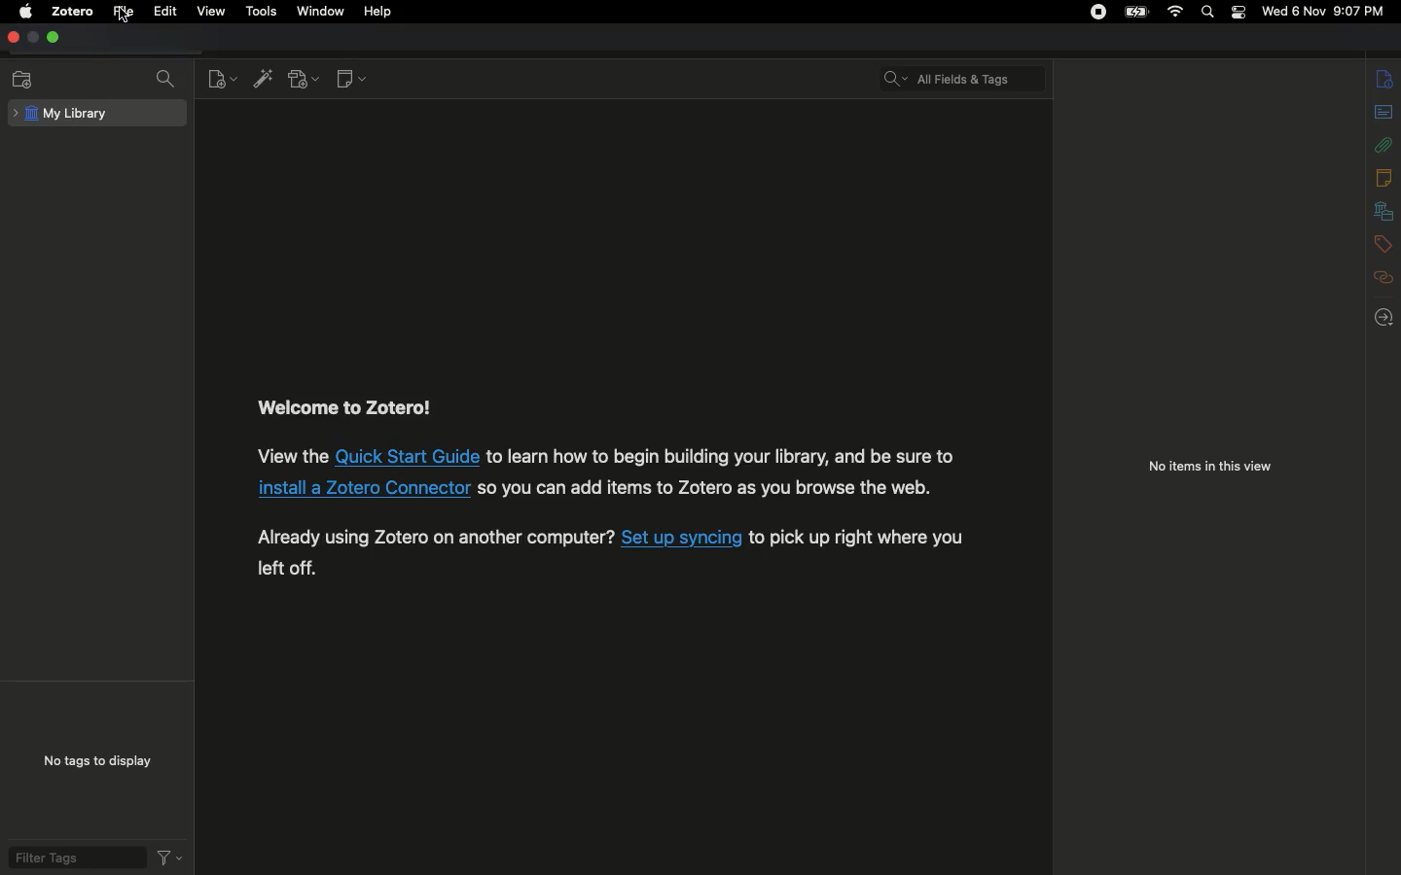  What do you see at coordinates (54, 39) in the screenshot?
I see `Maximize` at bounding box center [54, 39].